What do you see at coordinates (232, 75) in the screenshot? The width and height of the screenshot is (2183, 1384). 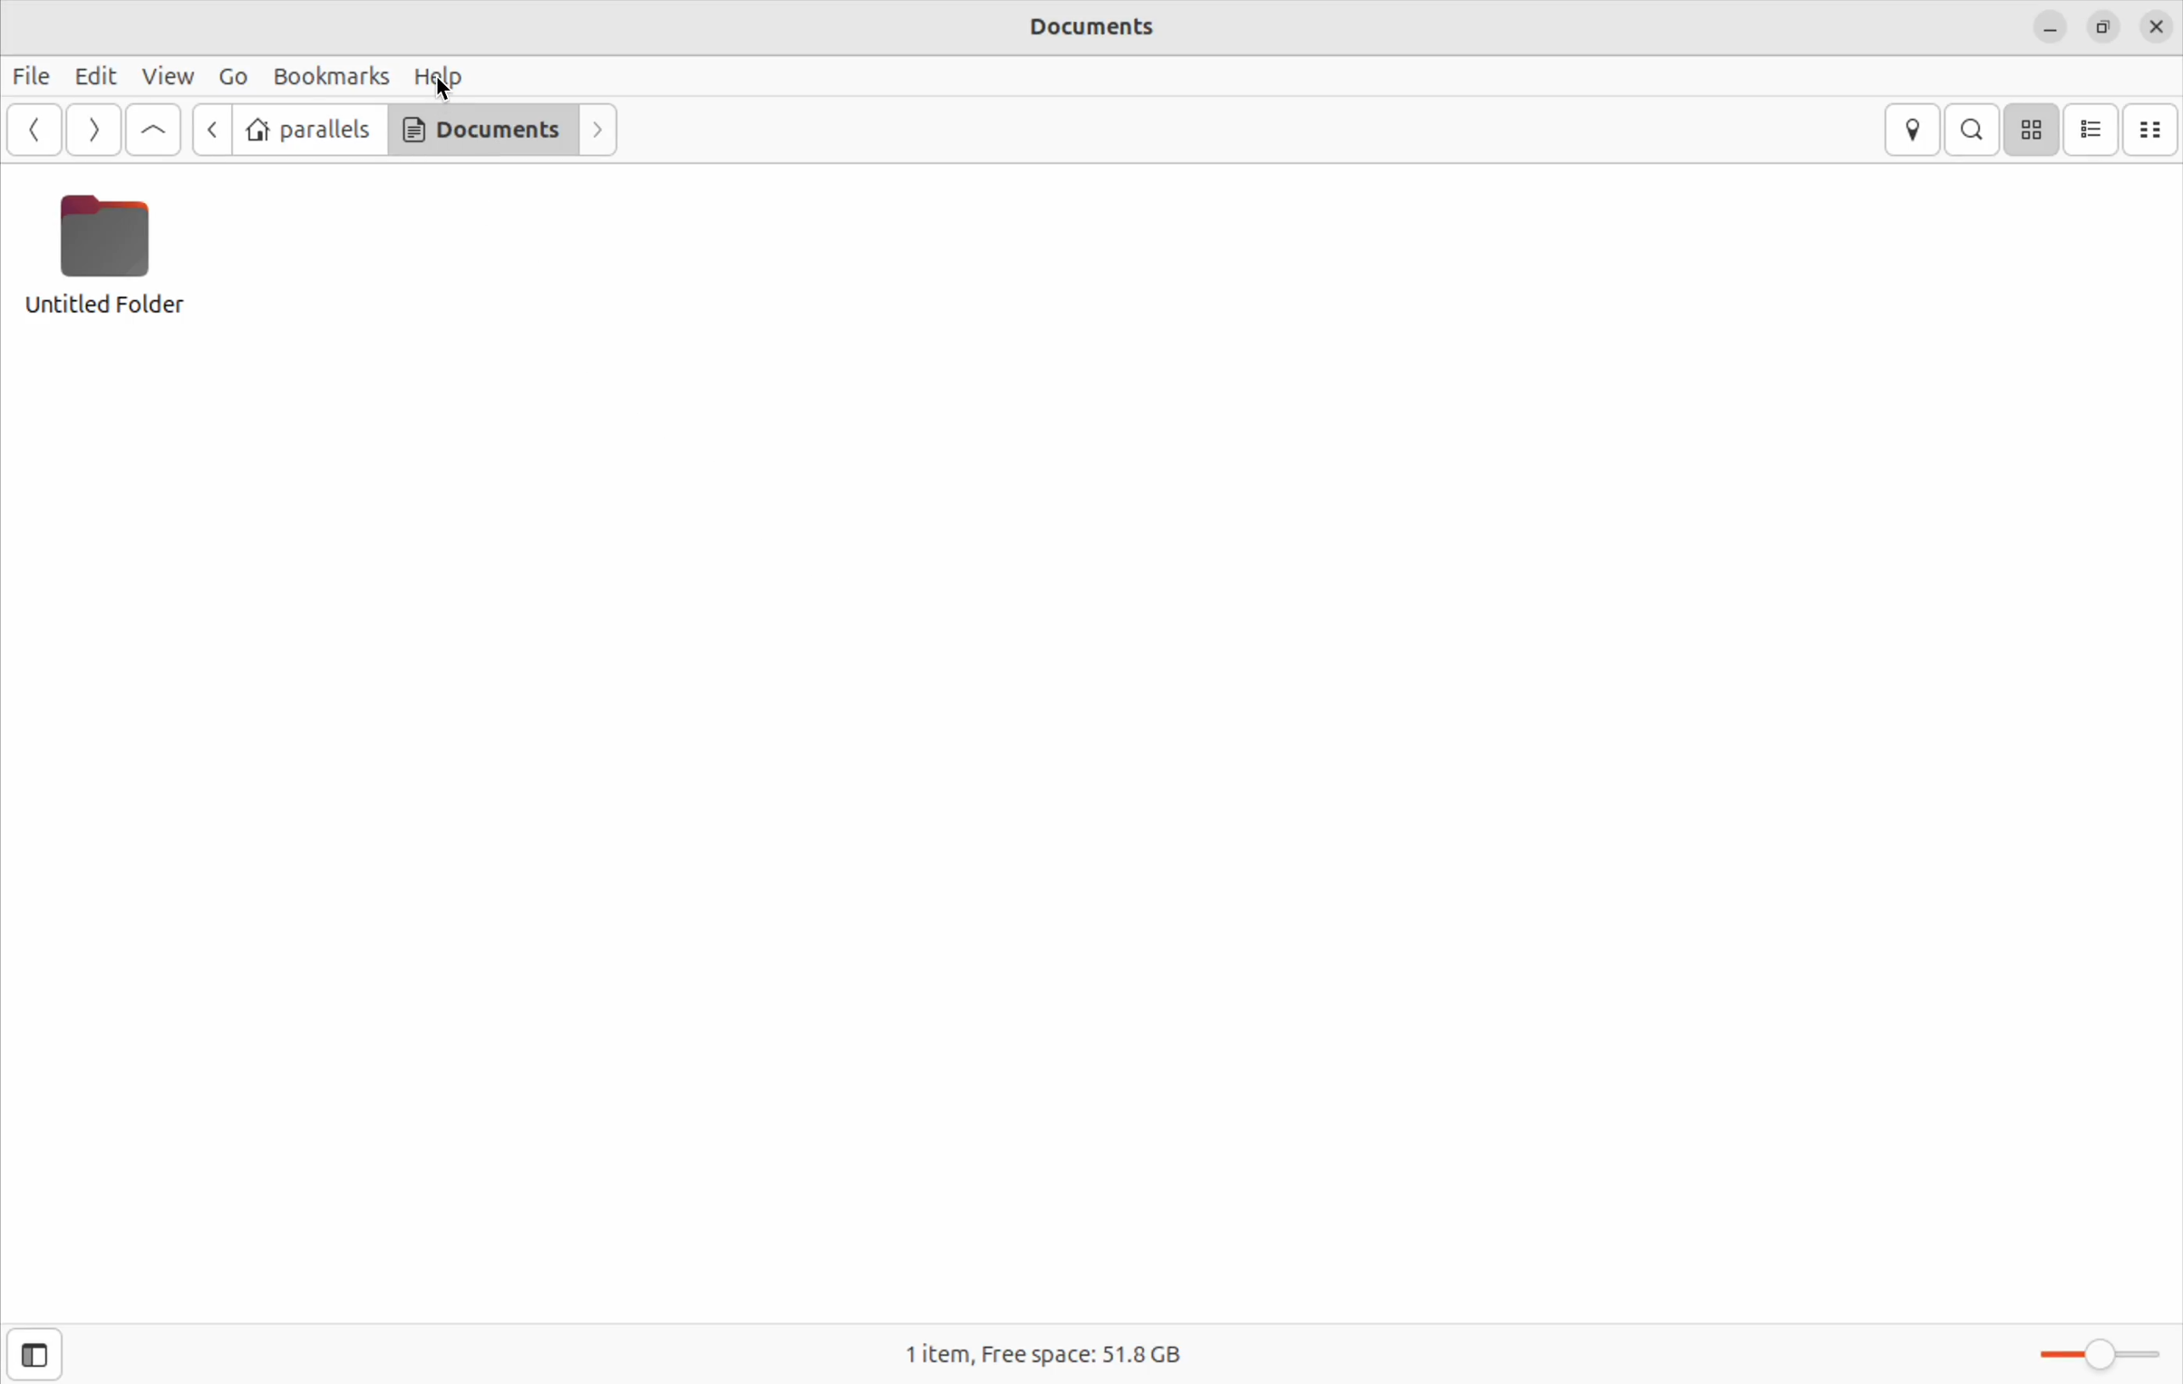 I see `Go` at bounding box center [232, 75].